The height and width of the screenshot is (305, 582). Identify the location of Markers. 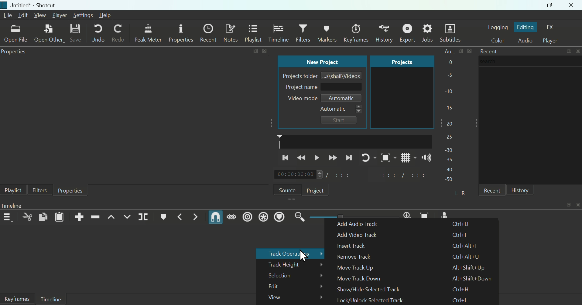
(356, 30).